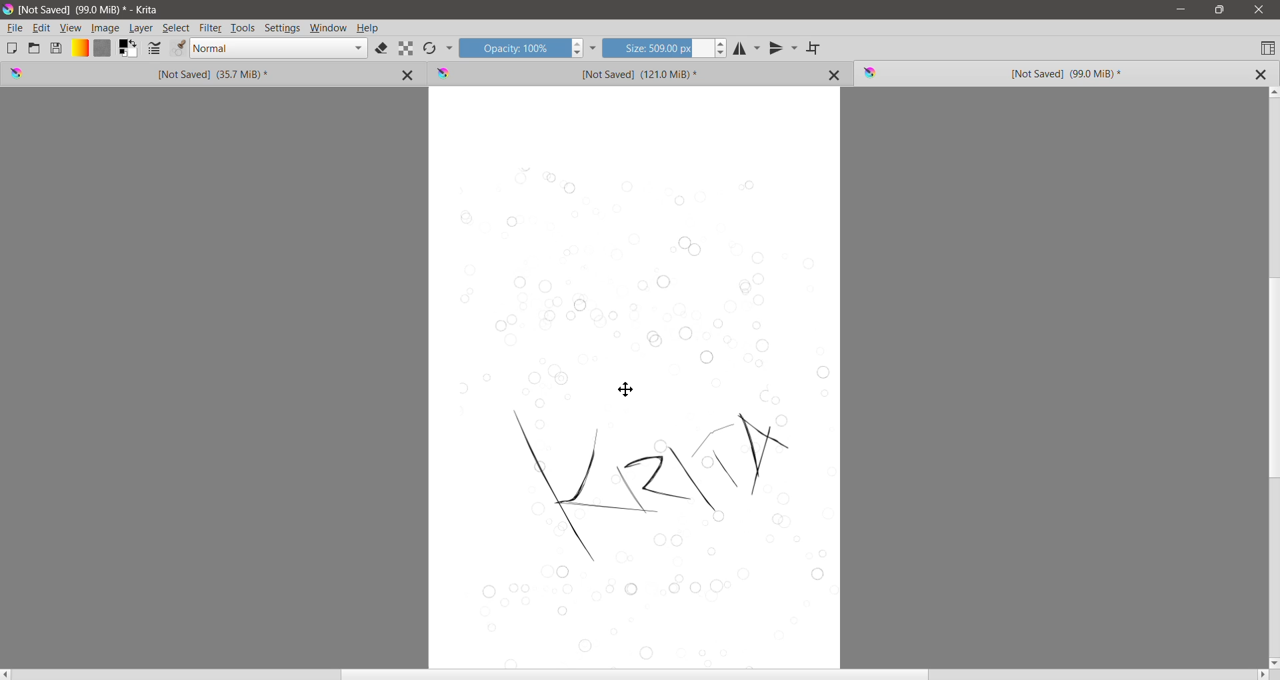 This screenshot has width=1280, height=680. Describe the element at coordinates (409, 74) in the screenshot. I see `Close Tab` at that location.